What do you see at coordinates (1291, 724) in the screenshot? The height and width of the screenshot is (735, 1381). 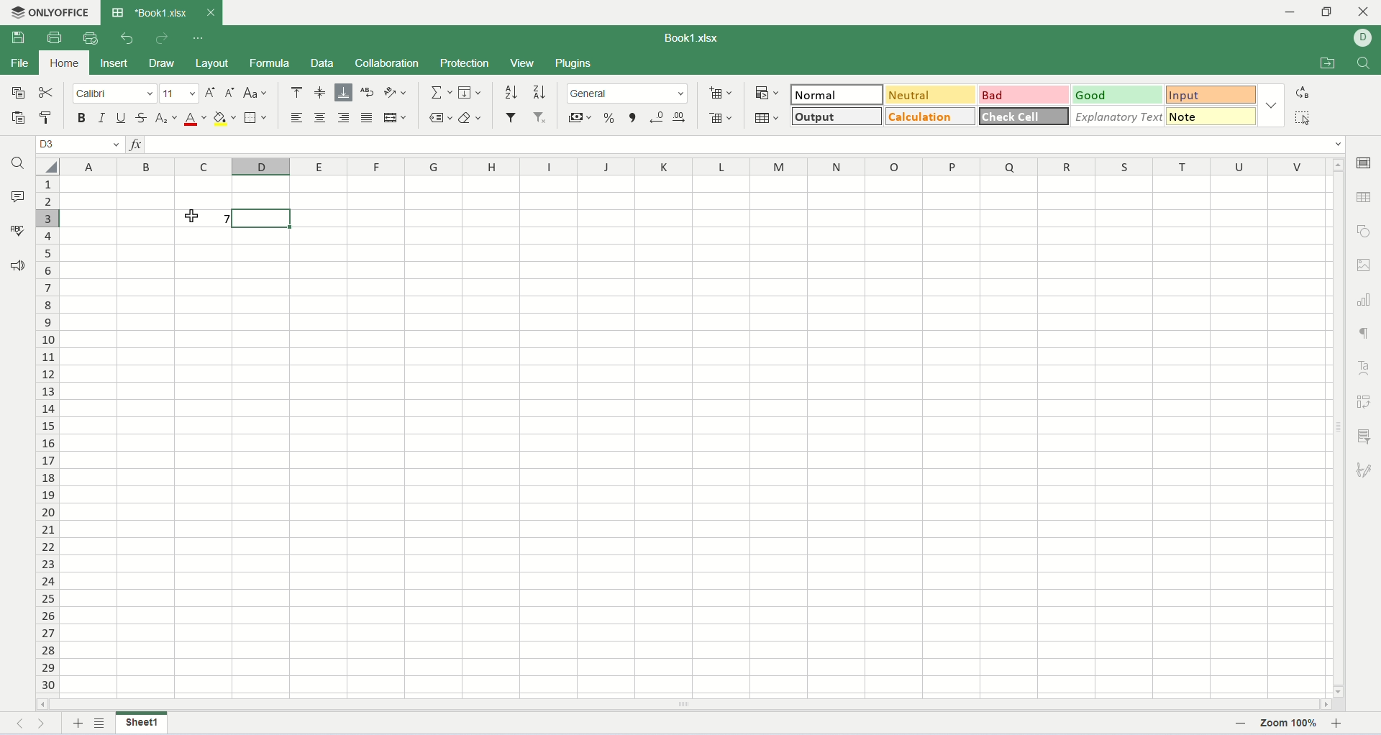 I see `zoom percent` at bounding box center [1291, 724].